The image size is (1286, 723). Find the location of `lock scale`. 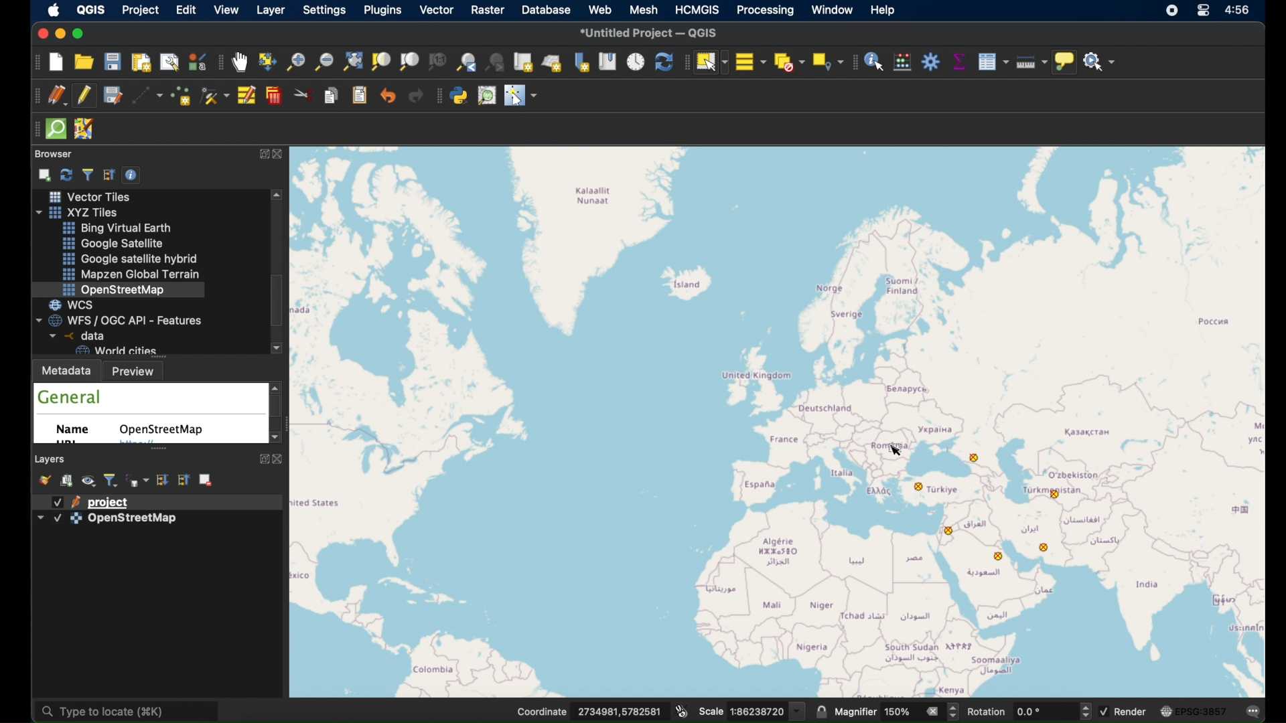

lock scale is located at coordinates (822, 711).